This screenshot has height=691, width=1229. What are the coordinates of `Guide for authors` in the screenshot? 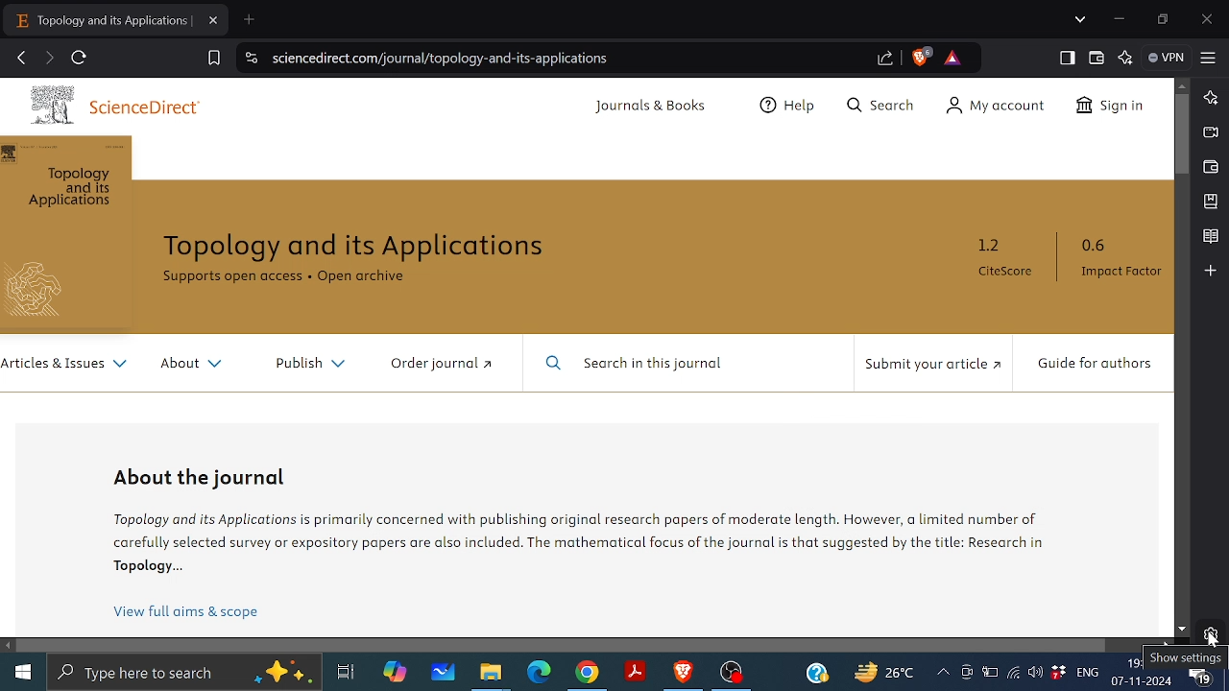 It's located at (1091, 364).